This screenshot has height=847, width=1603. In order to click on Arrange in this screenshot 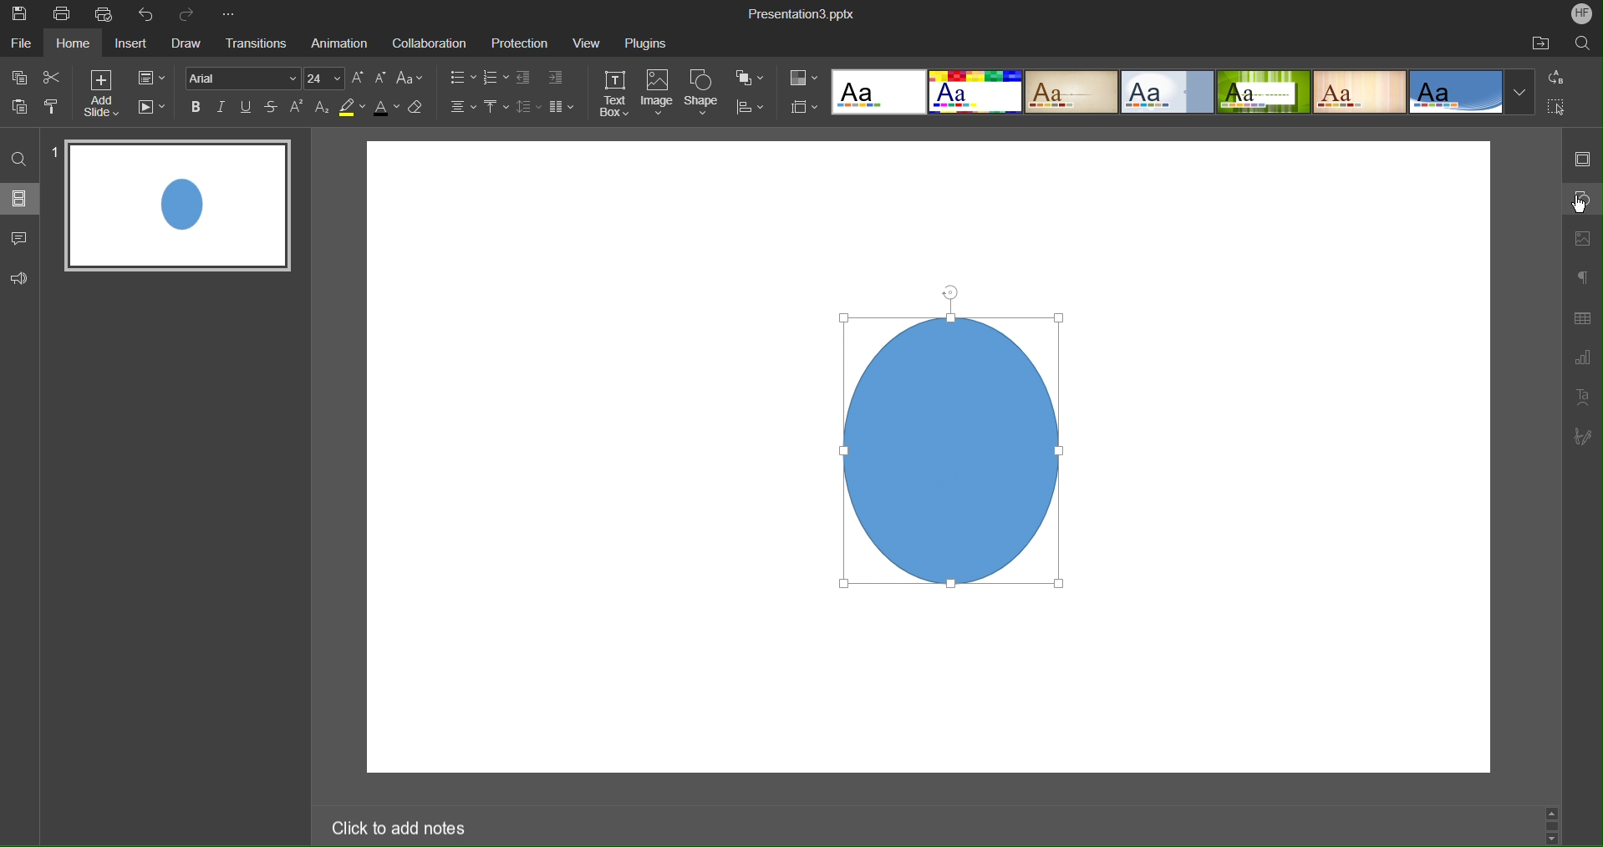, I will do `click(752, 79)`.